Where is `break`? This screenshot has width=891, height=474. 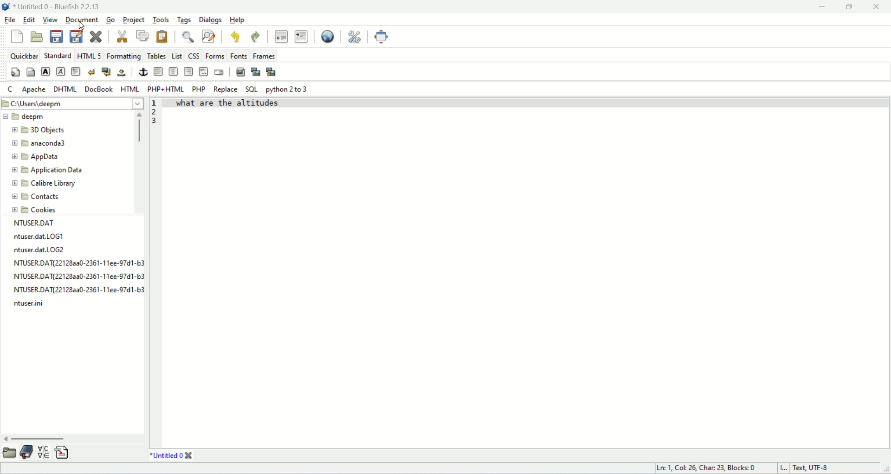 break is located at coordinates (91, 72).